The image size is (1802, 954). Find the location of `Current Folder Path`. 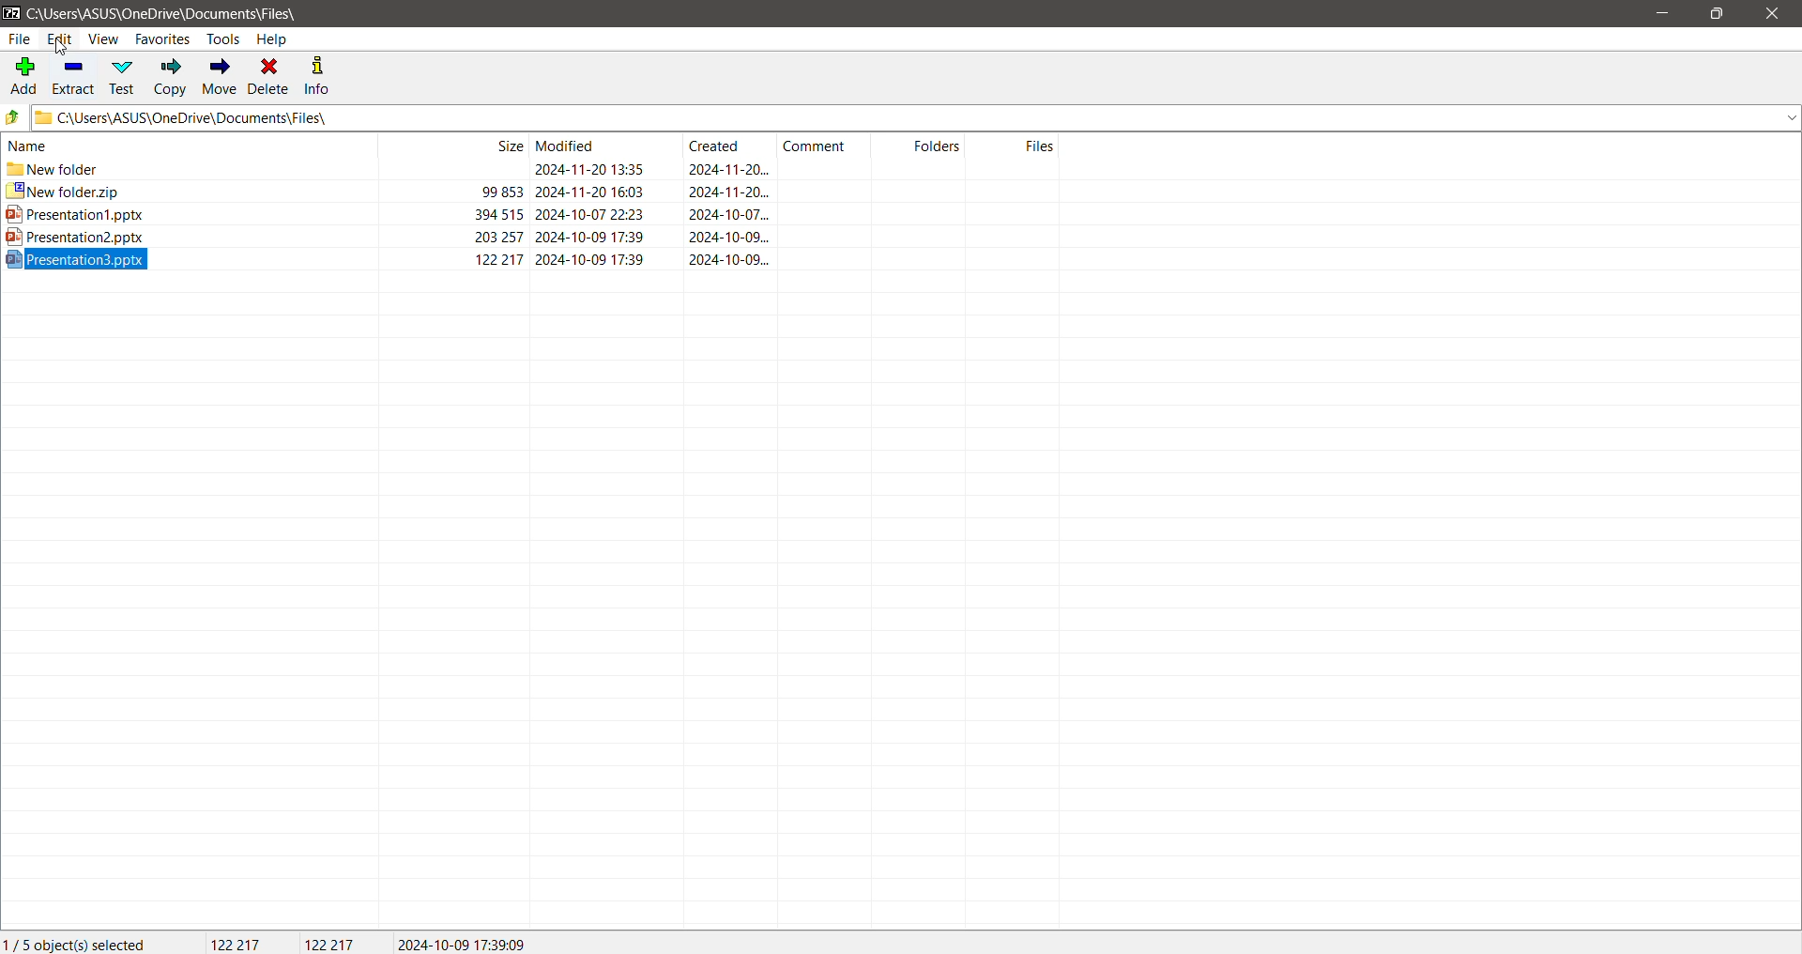

Current Folder Path is located at coordinates (915, 117).